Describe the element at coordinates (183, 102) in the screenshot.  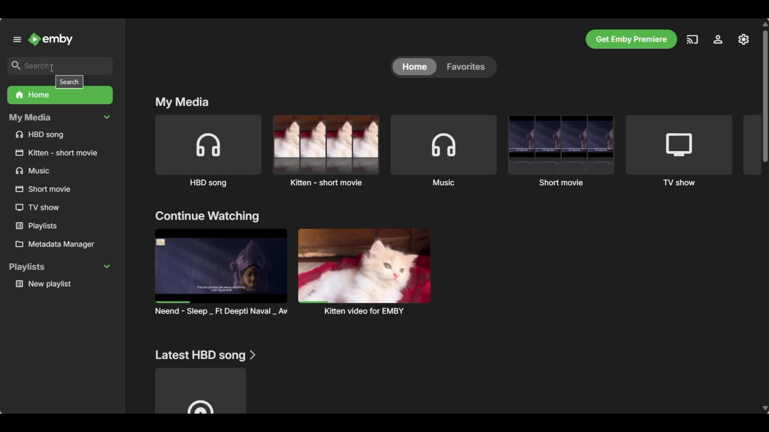
I see `Section title` at that location.